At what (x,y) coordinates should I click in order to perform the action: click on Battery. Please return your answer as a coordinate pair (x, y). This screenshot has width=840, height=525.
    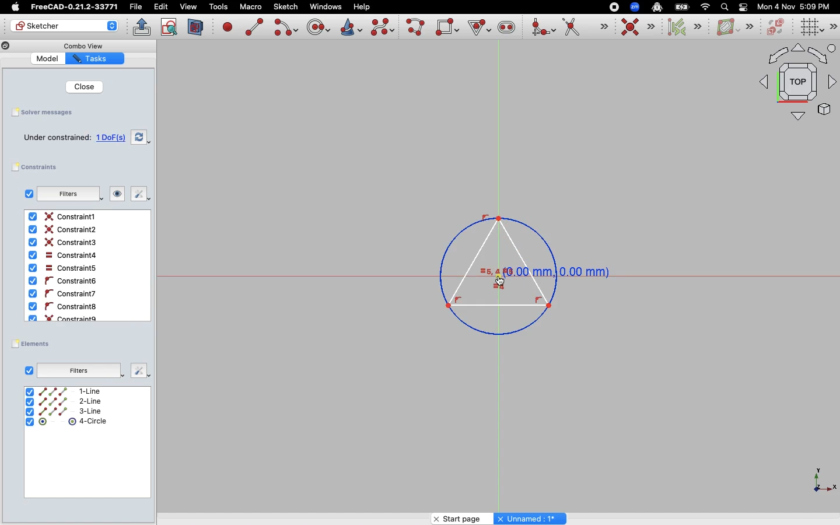
    Looking at the image, I should click on (682, 6).